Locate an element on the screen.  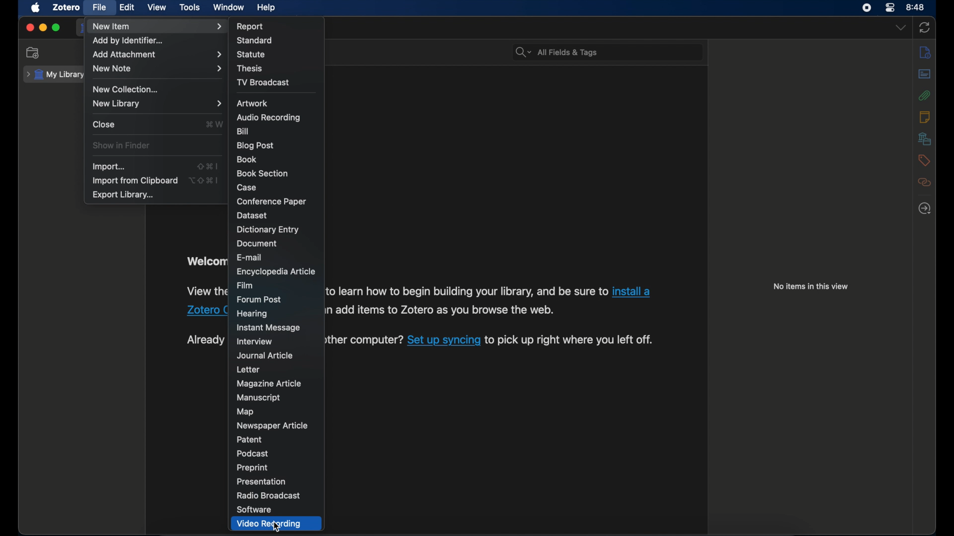
tv broadcast is located at coordinates (263, 82).